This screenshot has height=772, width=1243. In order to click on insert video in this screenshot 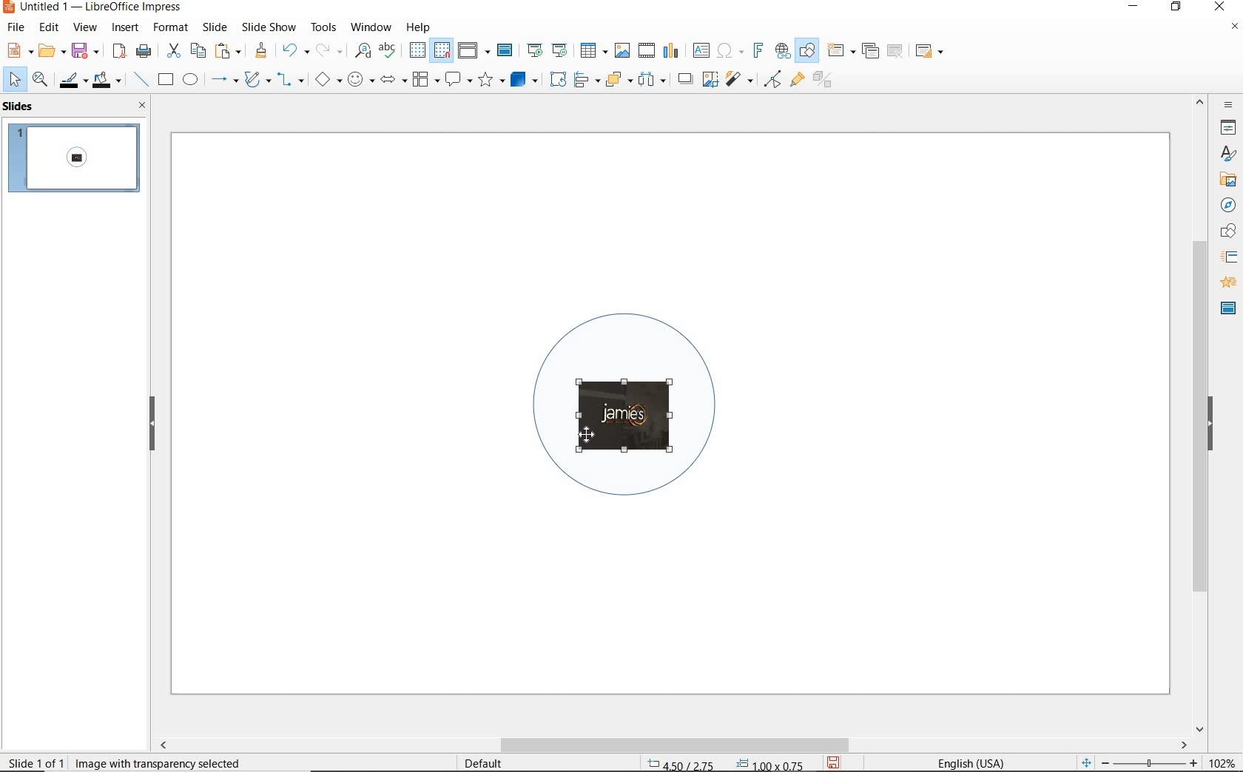, I will do `click(645, 50)`.